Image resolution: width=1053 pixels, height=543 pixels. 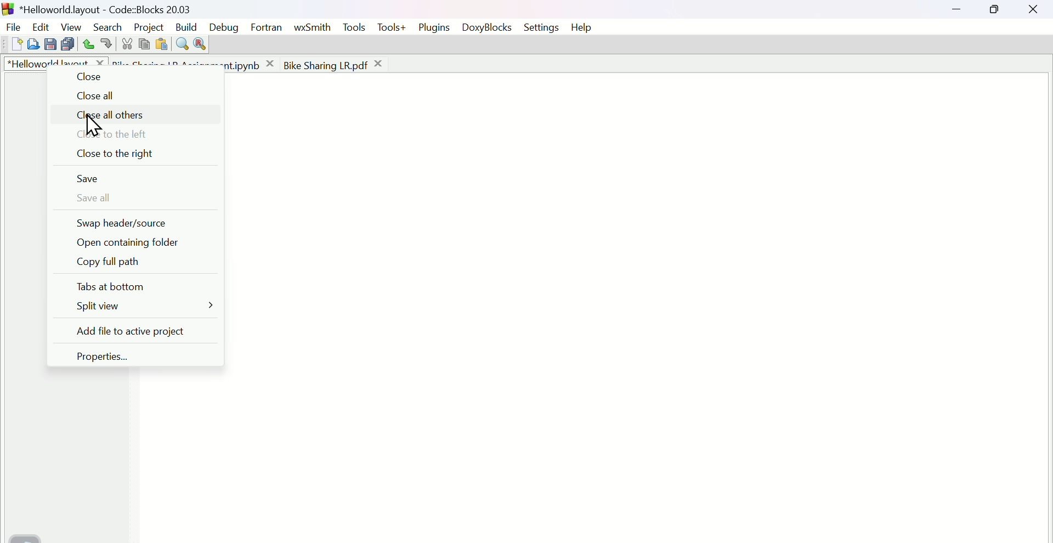 What do you see at coordinates (93, 127) in the screenshot?
I see `Cursor` at bounding box center [93, 127].